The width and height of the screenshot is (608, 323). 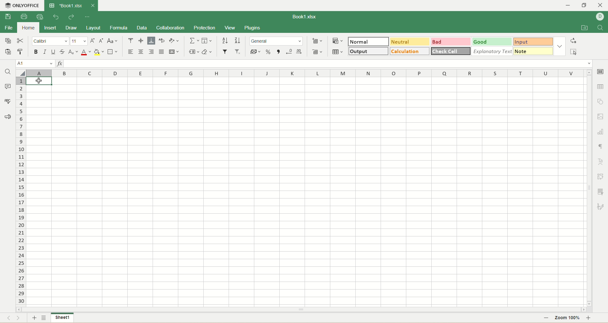 What do you see at coordinates (26, 28) in the screenshot?
I see `home` at bounding box center [26, 28].